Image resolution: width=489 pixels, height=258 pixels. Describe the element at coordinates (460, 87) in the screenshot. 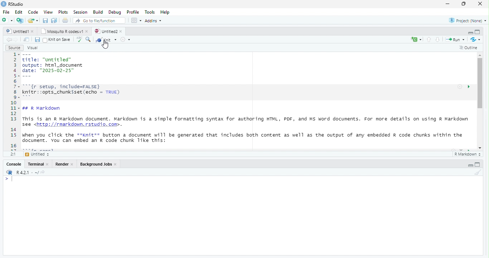

I see `Settings` at that location.